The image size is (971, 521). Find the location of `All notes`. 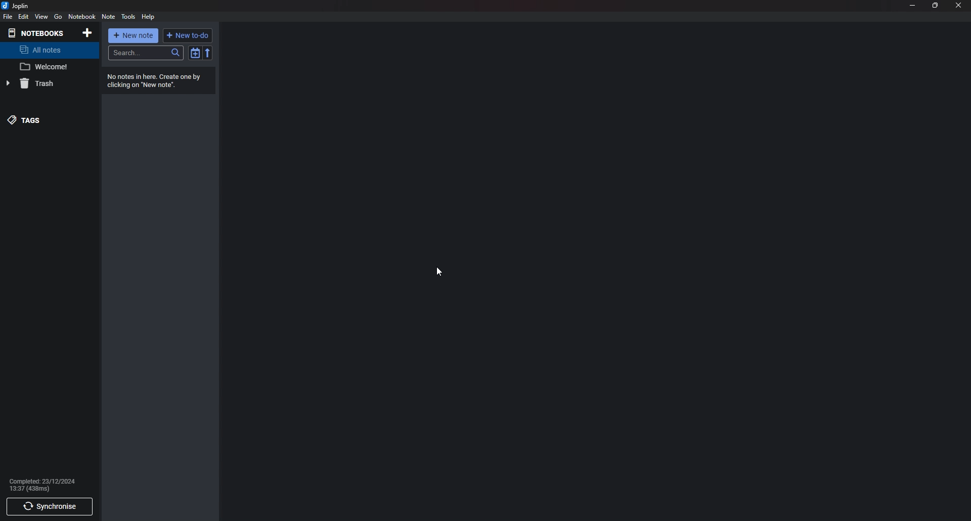

All notes is located at coordinates (49, 51).